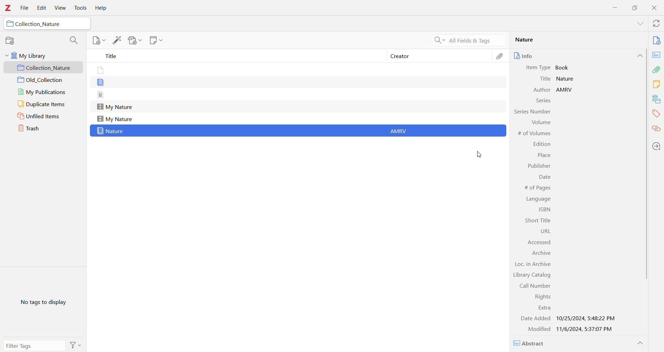 Image resolution: width=664 pixels, height=352 pixels. What do you see at coordinates (539, 68) in the screenshot?
I see `Item Type` at bounding box center [539, 68].